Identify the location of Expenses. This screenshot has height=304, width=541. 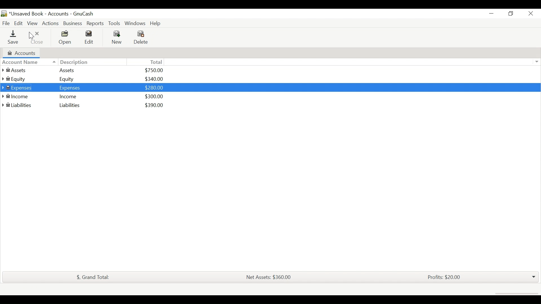
(71, 88).